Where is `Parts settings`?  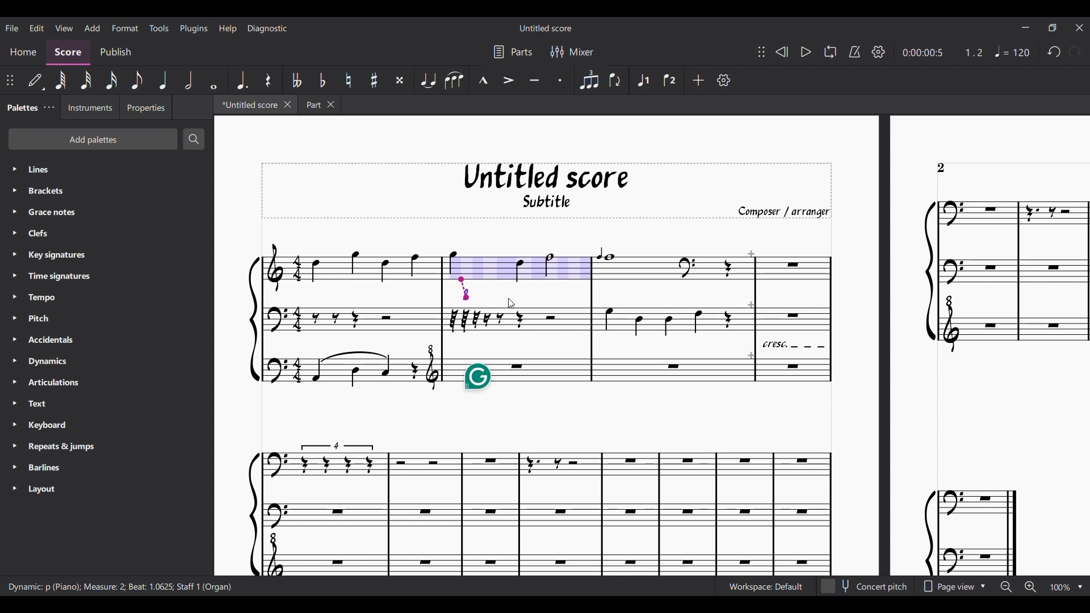 Parts settings is located at coordinates (513, 52).